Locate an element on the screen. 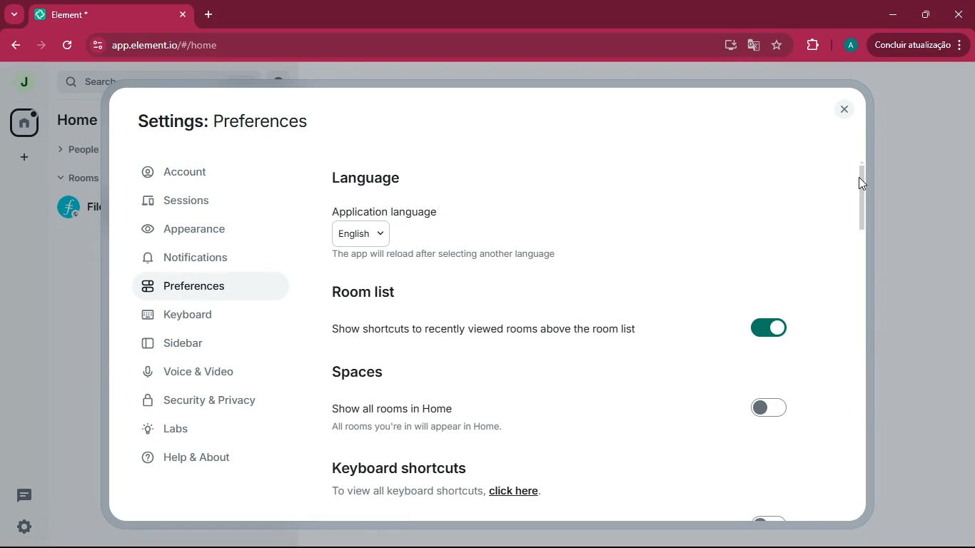 Image resolution: width=975 pixels, height=548 pixels. comments is located at coordinates (25, 489).